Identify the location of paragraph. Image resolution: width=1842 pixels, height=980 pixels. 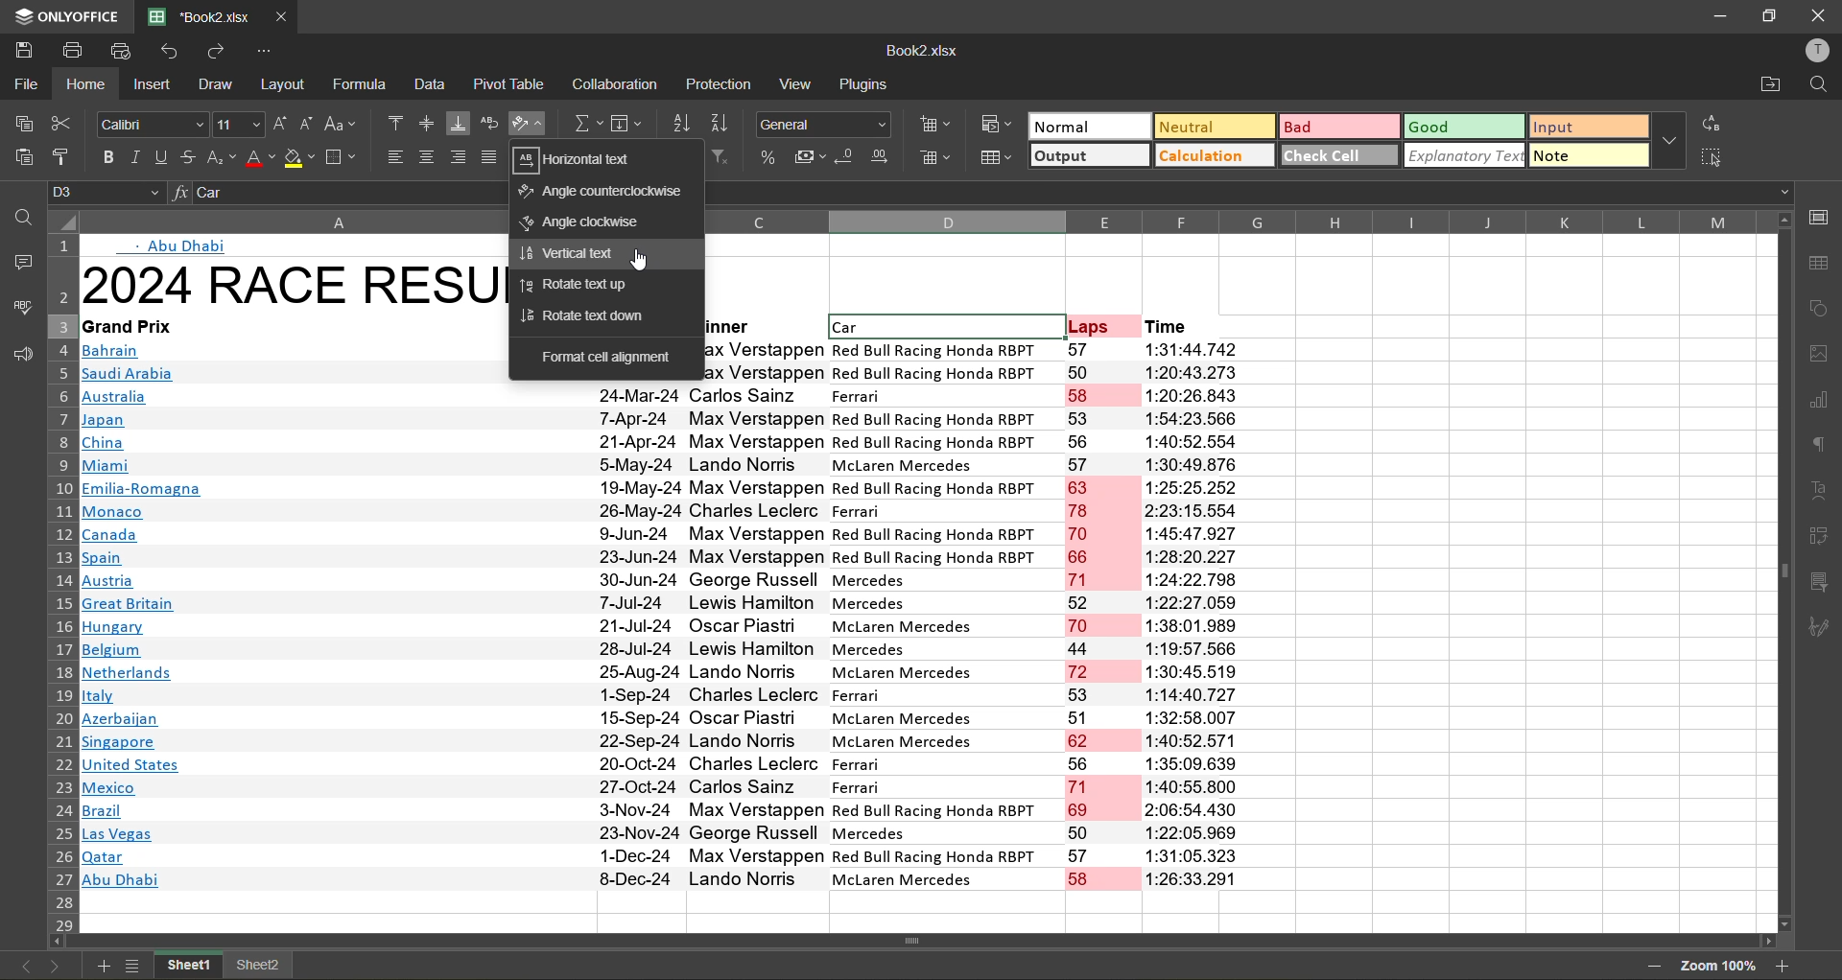
(1820, 448).